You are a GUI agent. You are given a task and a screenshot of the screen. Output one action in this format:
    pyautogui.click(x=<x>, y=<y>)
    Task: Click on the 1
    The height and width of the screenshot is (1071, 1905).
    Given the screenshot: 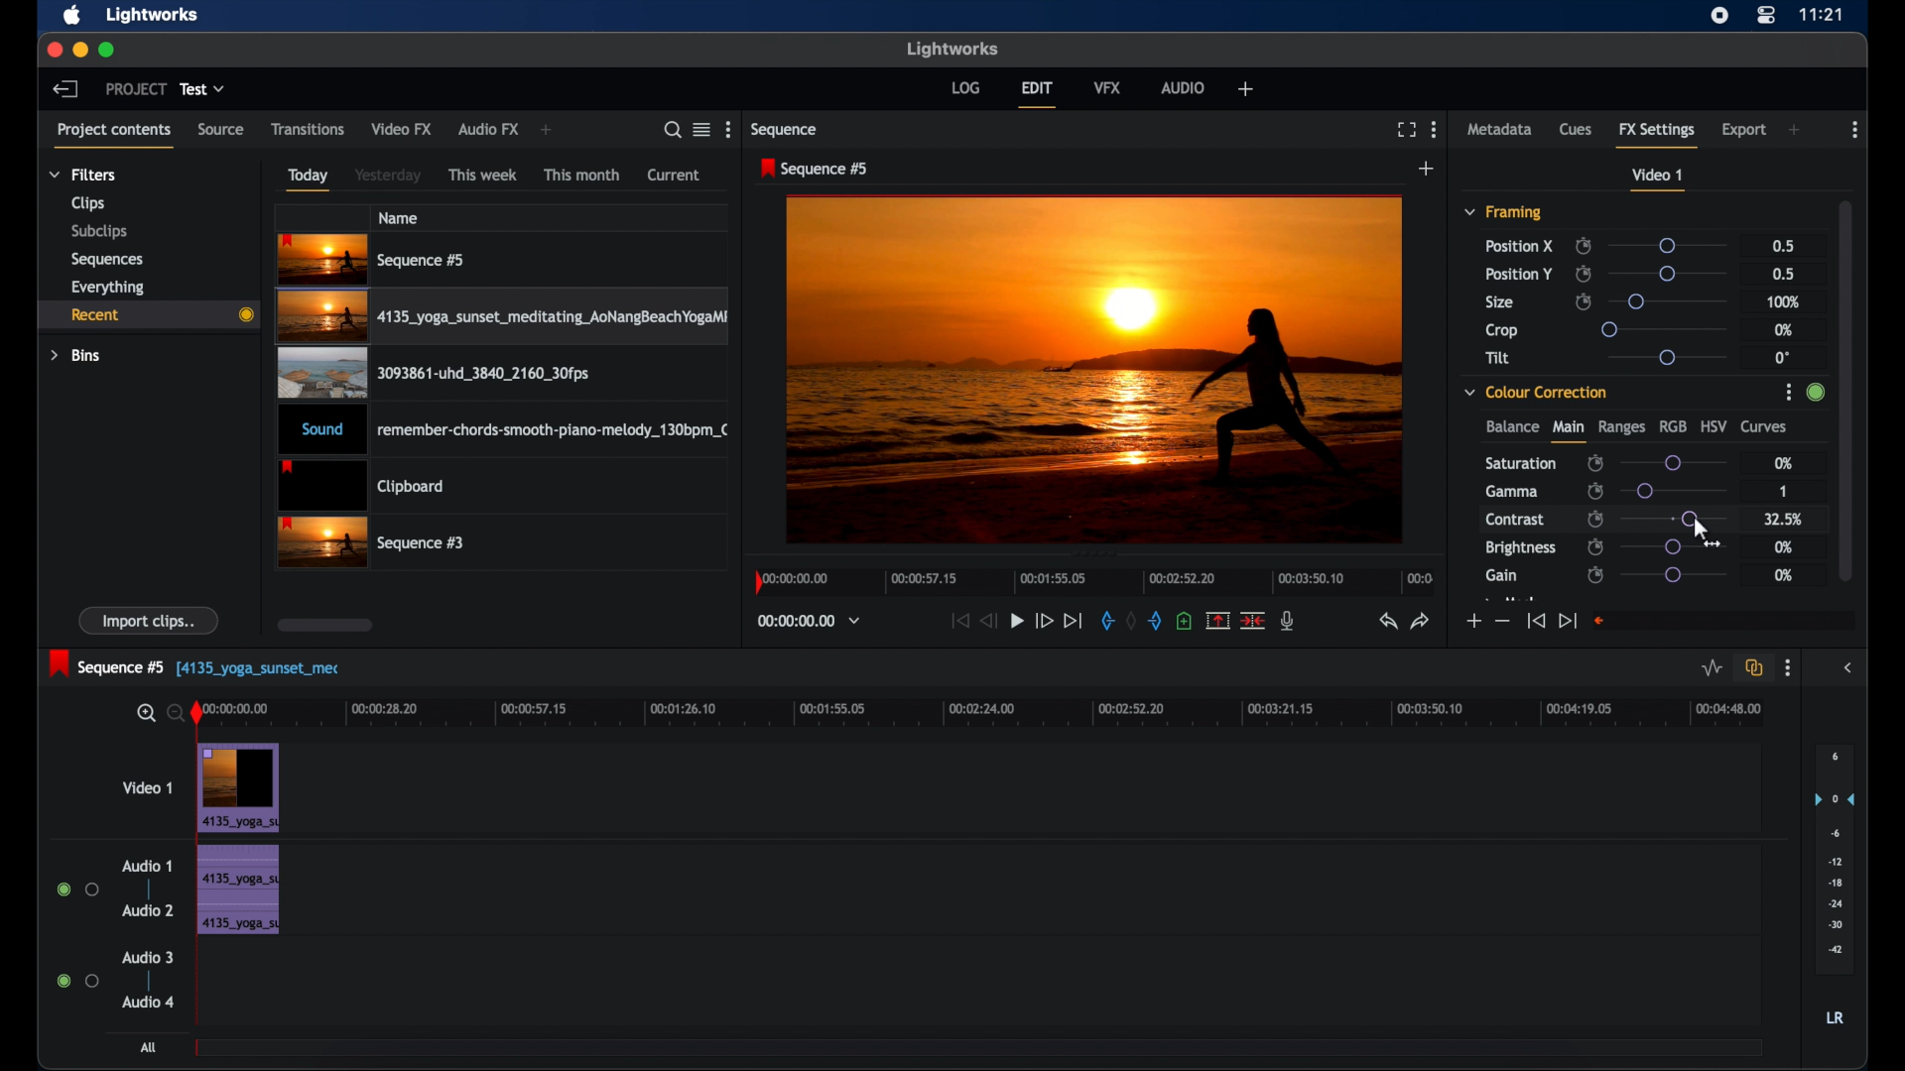 What is the action you would take?
    pyautogui.click(x=1782, y=493)
    